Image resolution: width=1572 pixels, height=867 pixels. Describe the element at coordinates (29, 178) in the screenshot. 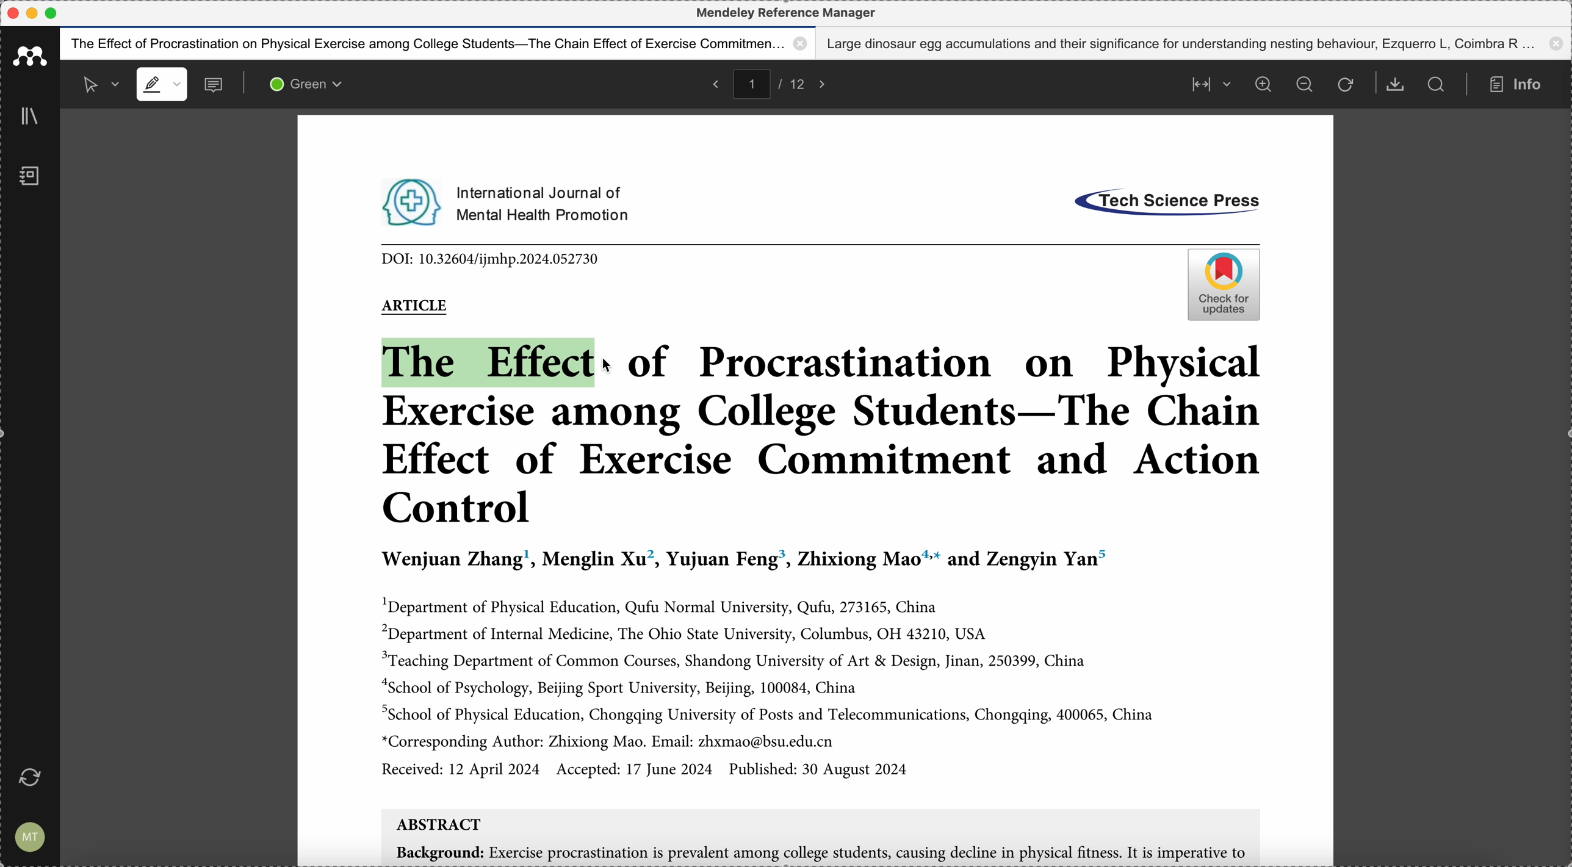

I see `notebook` at that location.